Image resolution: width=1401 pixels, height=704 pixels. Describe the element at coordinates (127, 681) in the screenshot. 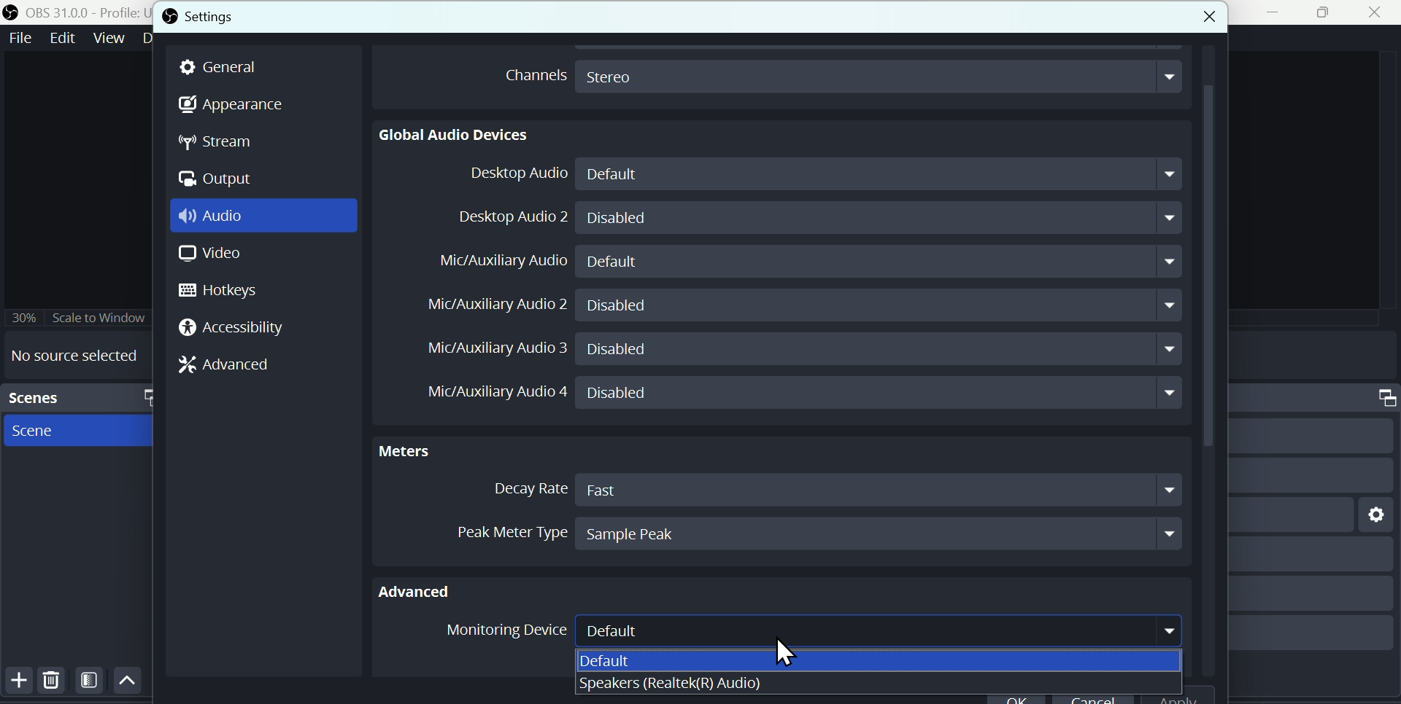

I see `Up` at that location.